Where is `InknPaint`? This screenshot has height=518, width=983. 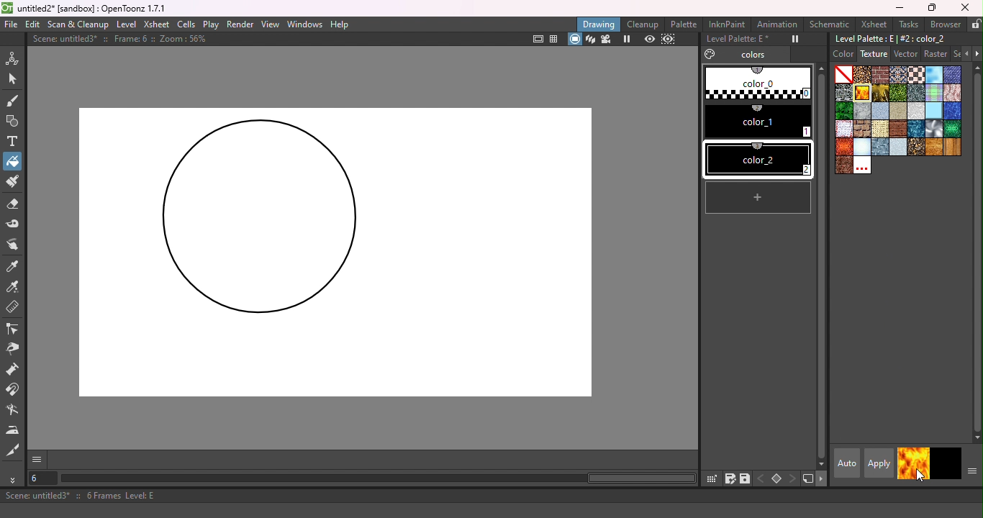 InknPaint is located at coordinates (729, 24).